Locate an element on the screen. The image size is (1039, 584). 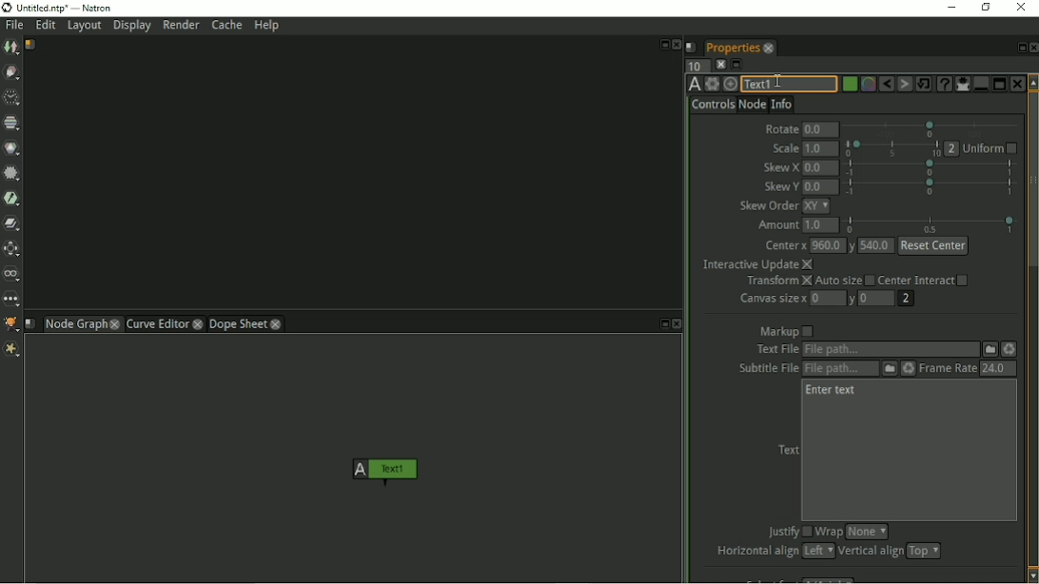
Transform is located at coordinates (777, 282).